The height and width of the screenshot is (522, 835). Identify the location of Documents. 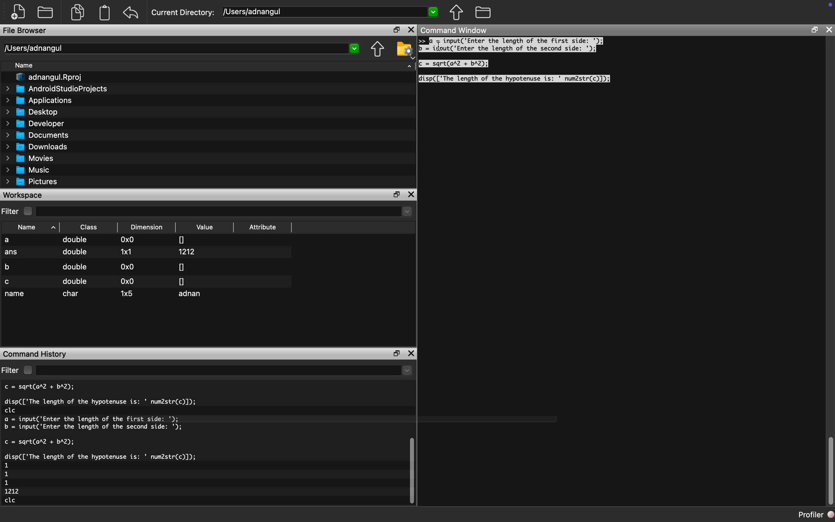
(39, 135).